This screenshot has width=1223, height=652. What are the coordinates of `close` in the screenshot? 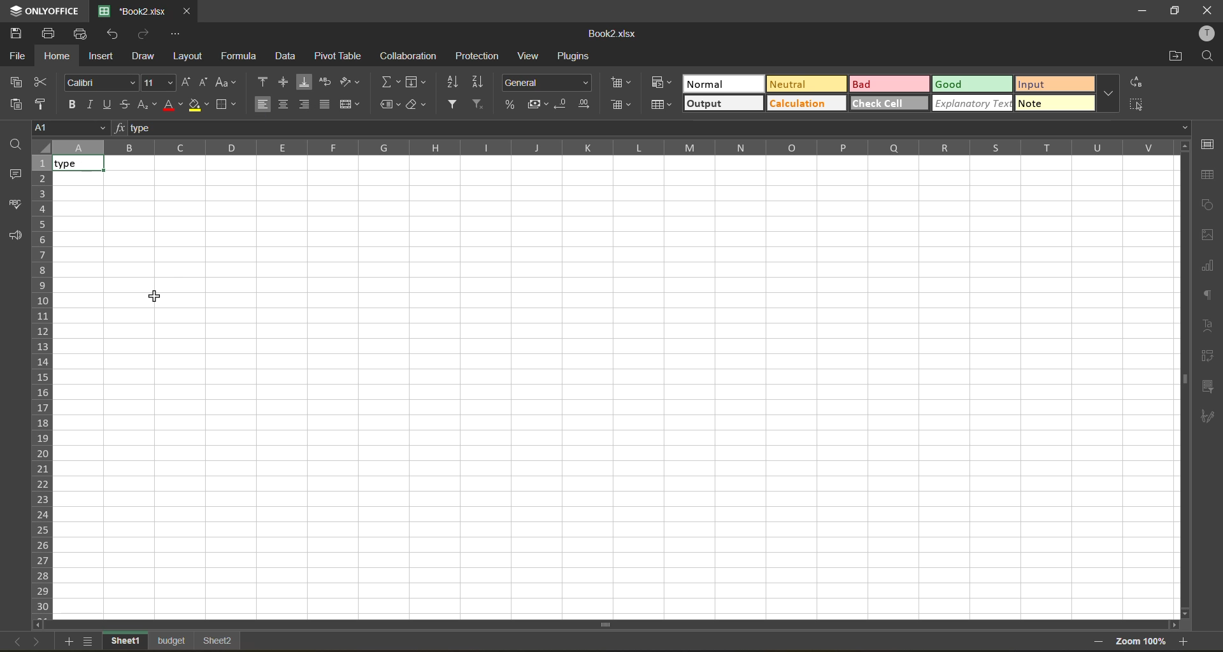 It's located at (1209, 10).